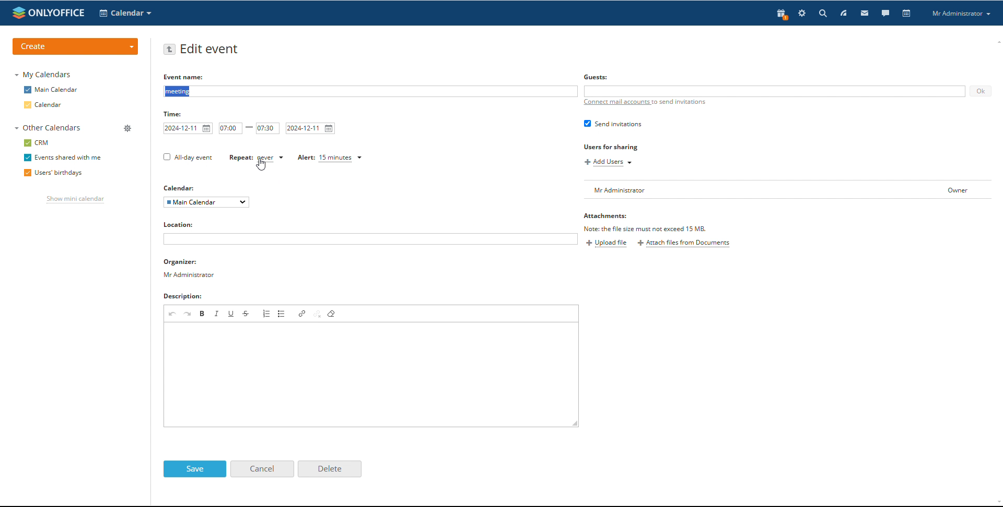 This screenshot has width=1003, height=507. I want to click on select calendar, so click(207, 202).